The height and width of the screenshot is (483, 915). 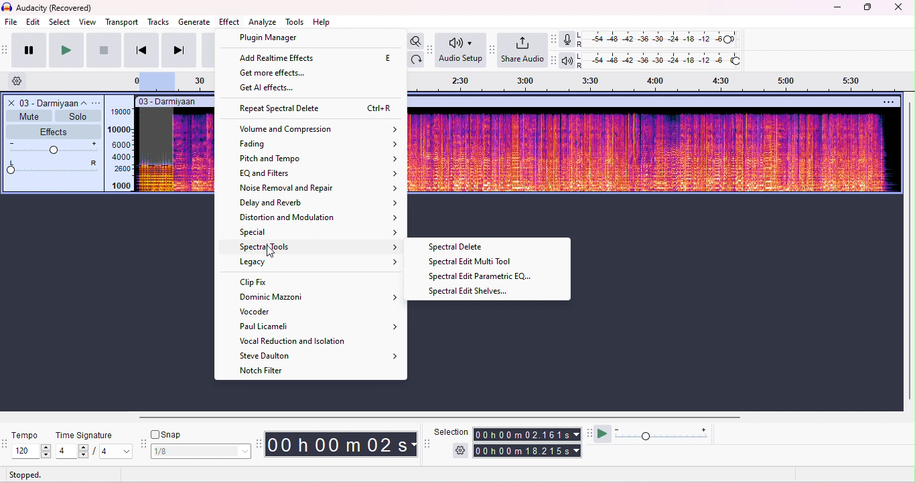 What do you see at coordinates (322, 144) in the screenshot?
I see `fading` at bounding box center [322, 144].